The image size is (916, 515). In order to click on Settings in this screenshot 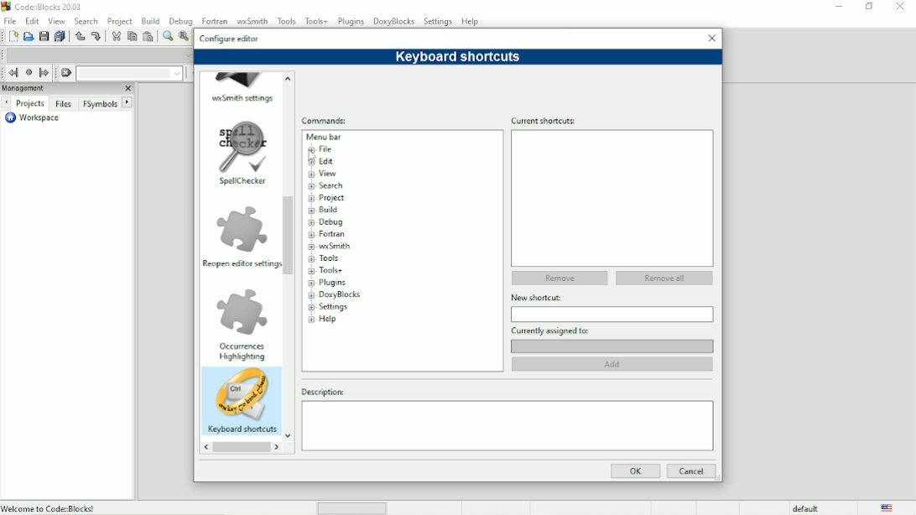, I will do `click(439, 21)`.